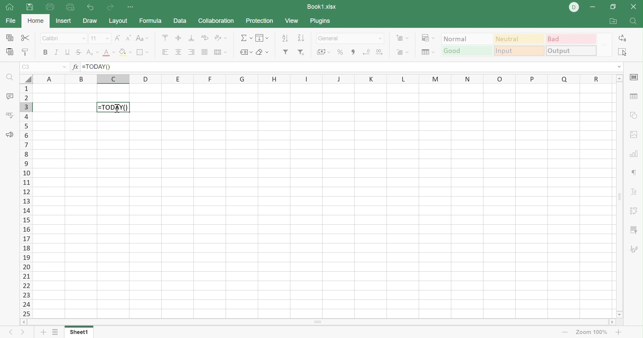 The height and width of the screenshot is (338, 643). What do you see at coordinates (622, 51) in the screenshot?
I see `Select all` at bounding box center [622, 51].